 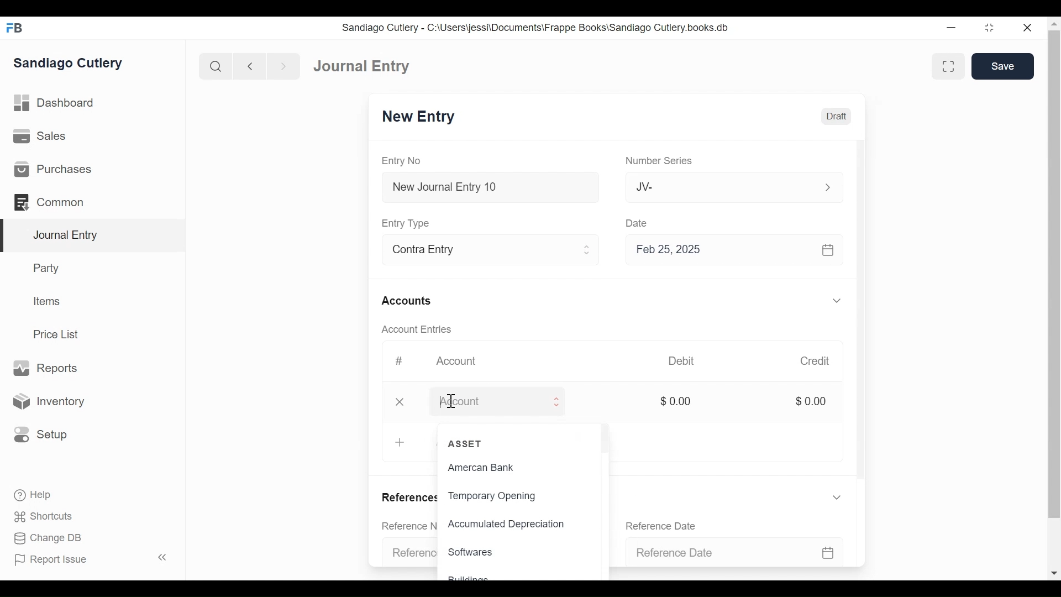 What do you see at coordinates (401, 441) in the screenshot?
I see `+` at bounding box center [401, 441].